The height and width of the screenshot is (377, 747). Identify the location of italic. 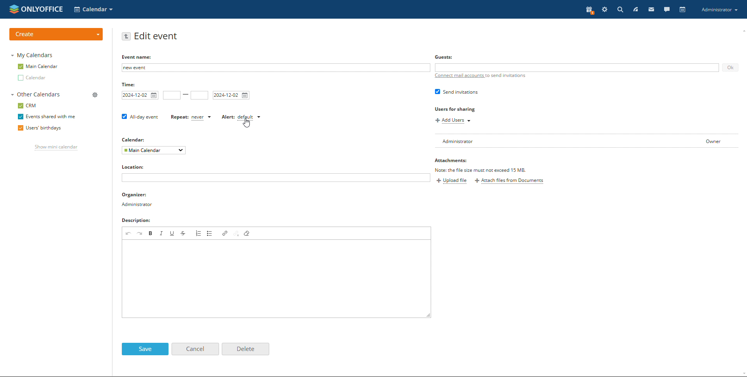
(161, 233).